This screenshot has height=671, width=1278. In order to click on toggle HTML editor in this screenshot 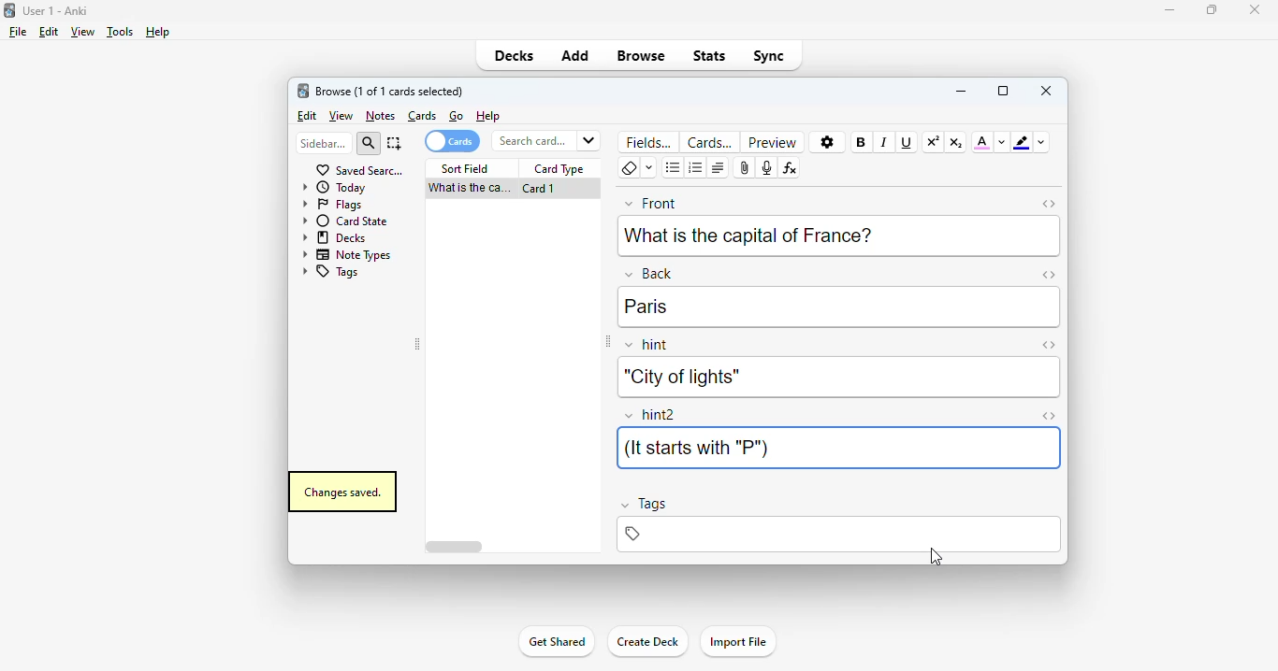, I will do `click(1048, 345)`.